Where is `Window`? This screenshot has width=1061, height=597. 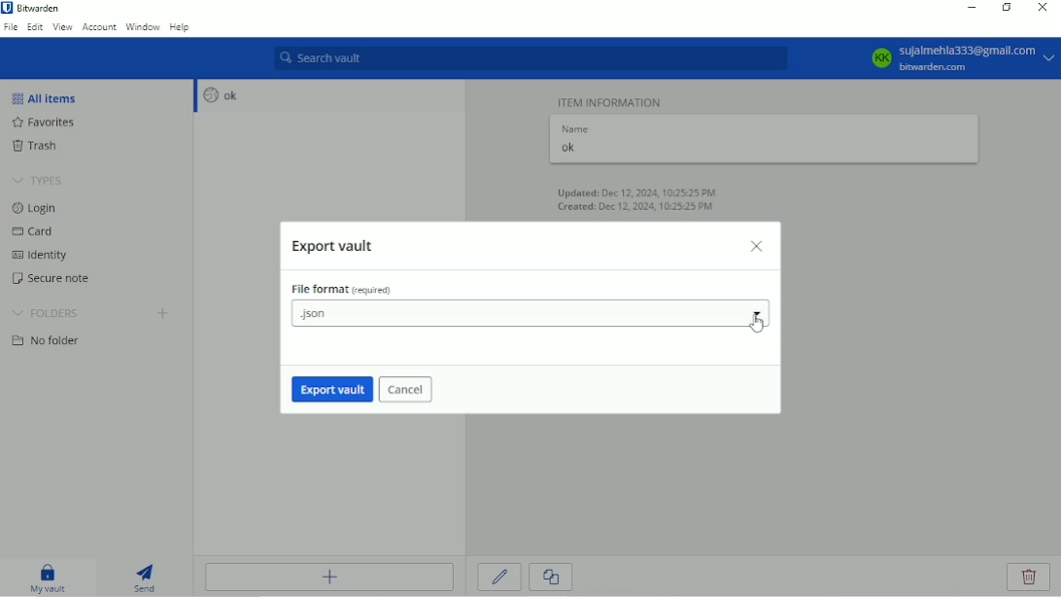
Window is located at coordinates (143, 26).